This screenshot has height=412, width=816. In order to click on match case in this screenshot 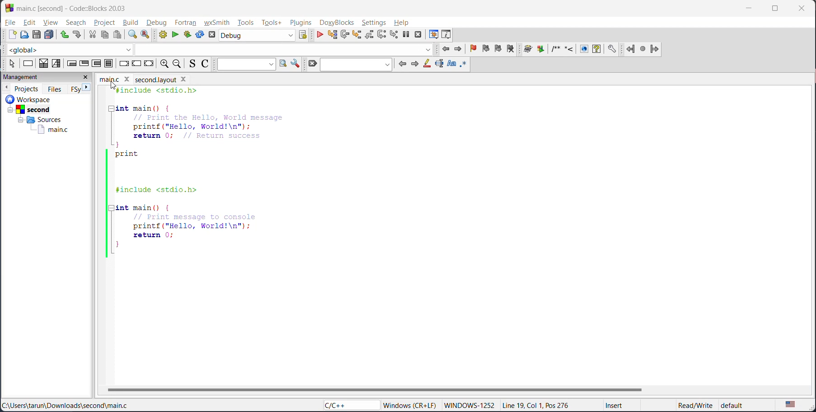, I will do `click(452, 64)`.